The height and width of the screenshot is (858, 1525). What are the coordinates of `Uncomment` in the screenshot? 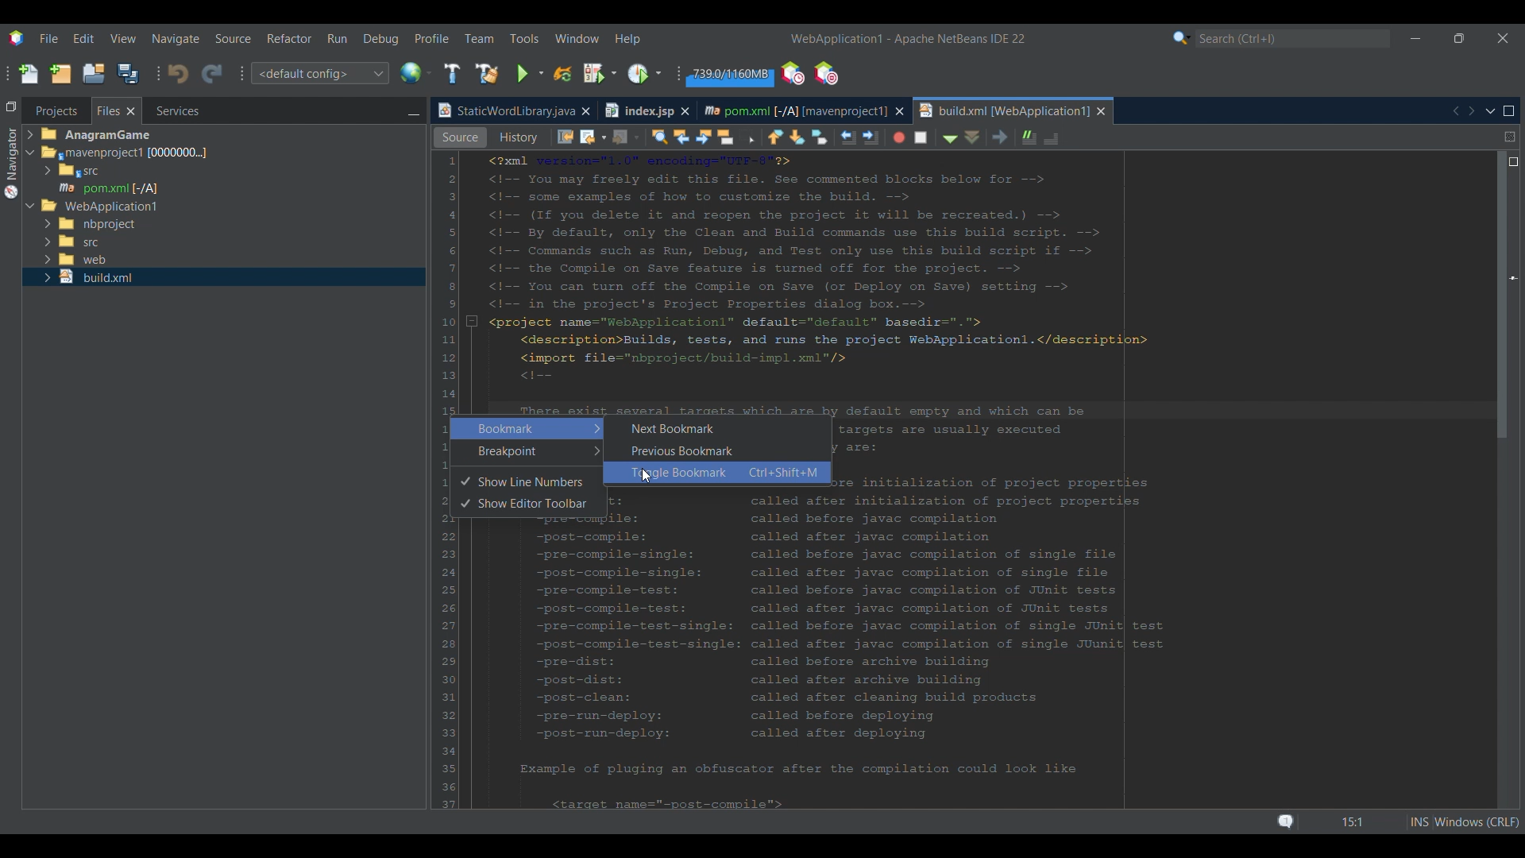 It's located at (1200, 137).